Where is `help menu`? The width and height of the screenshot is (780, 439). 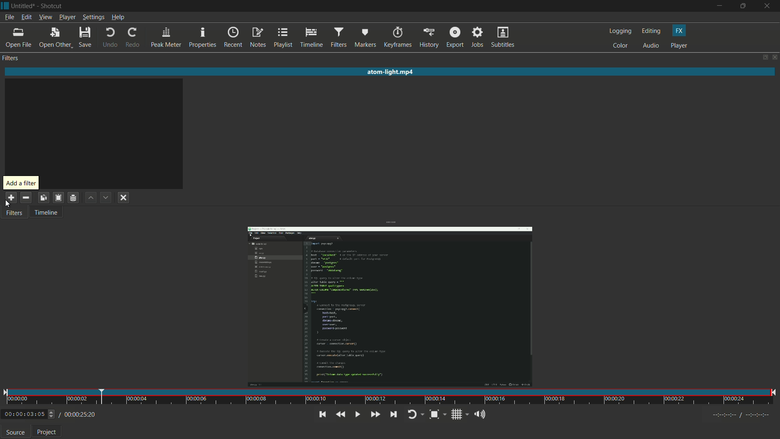
help menu is located at coordinates (118, 17).